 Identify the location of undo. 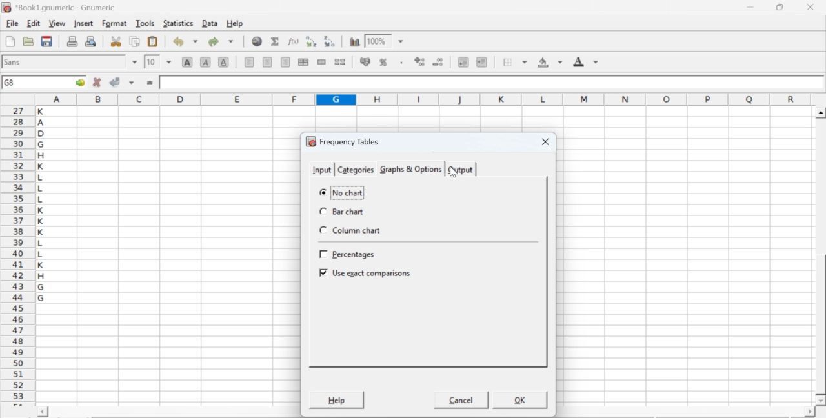
(185, 42).